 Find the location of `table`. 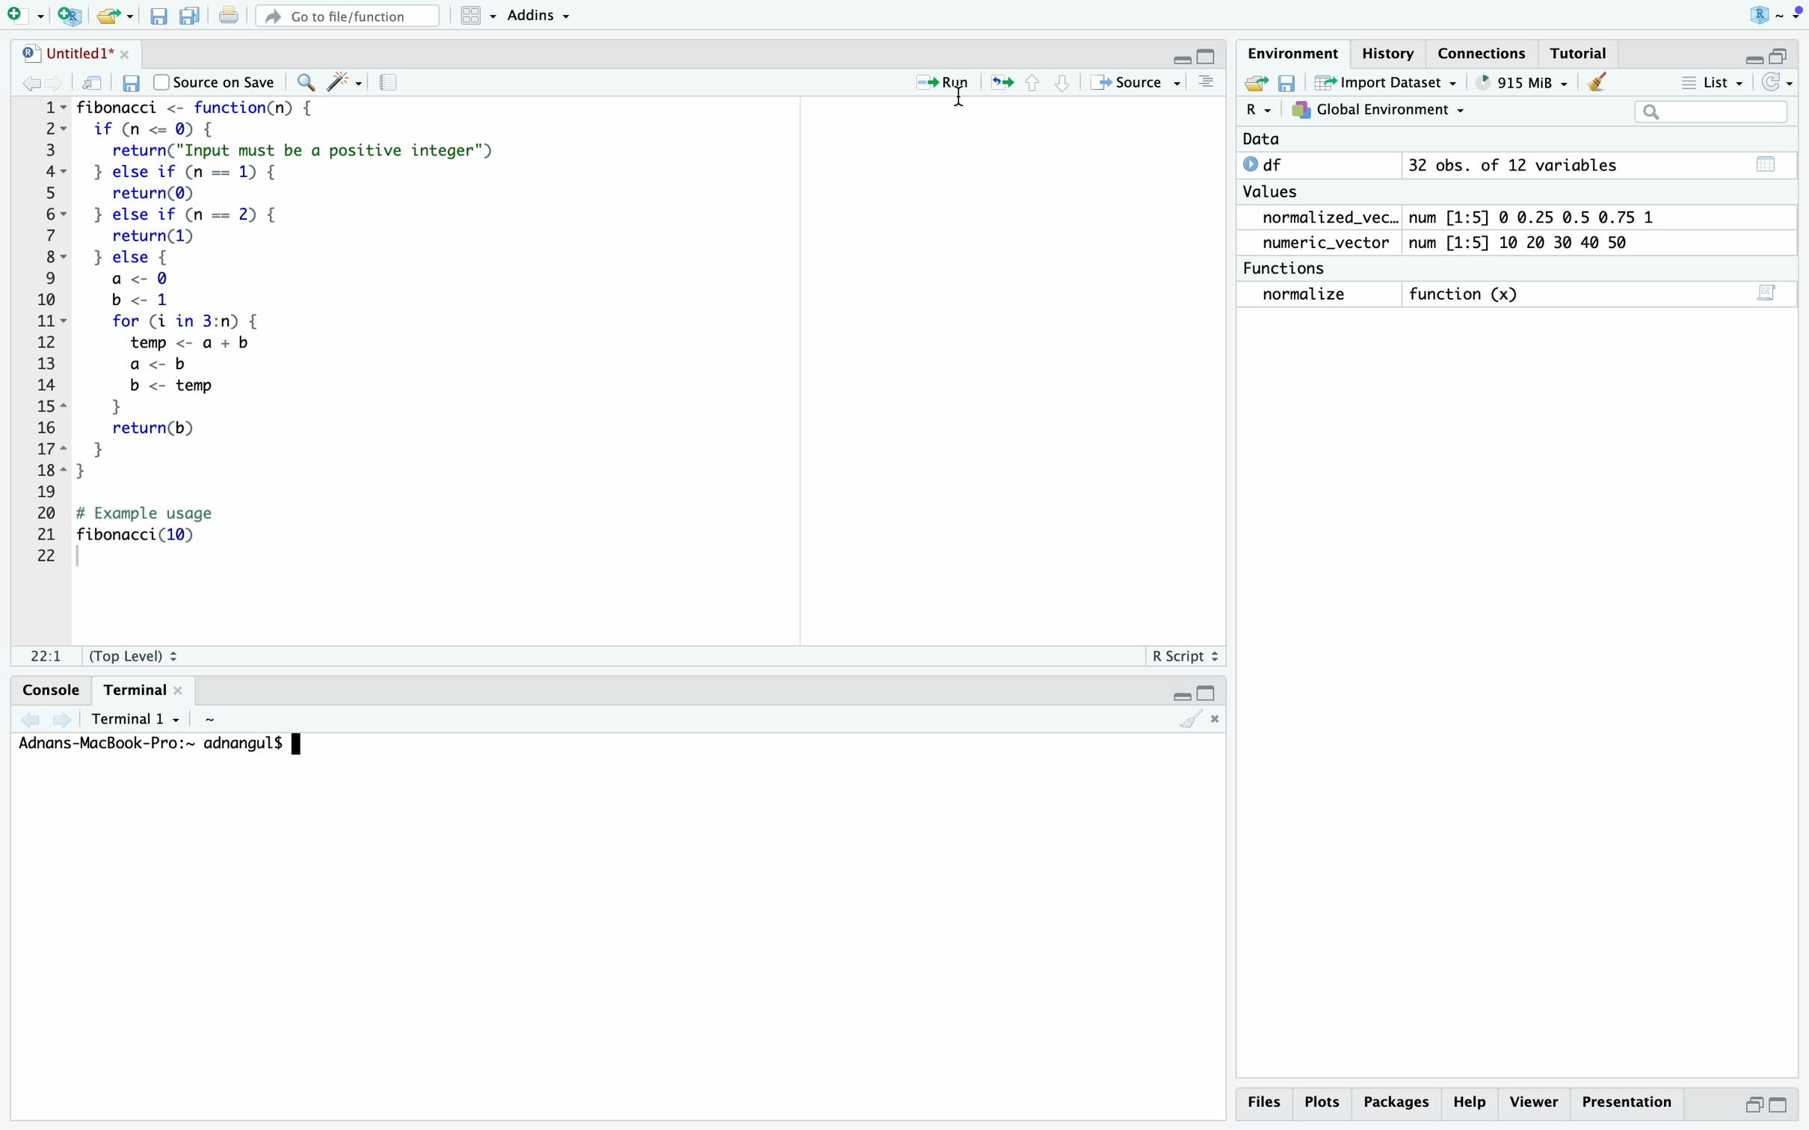

table is located at coordinates (1770, 162).